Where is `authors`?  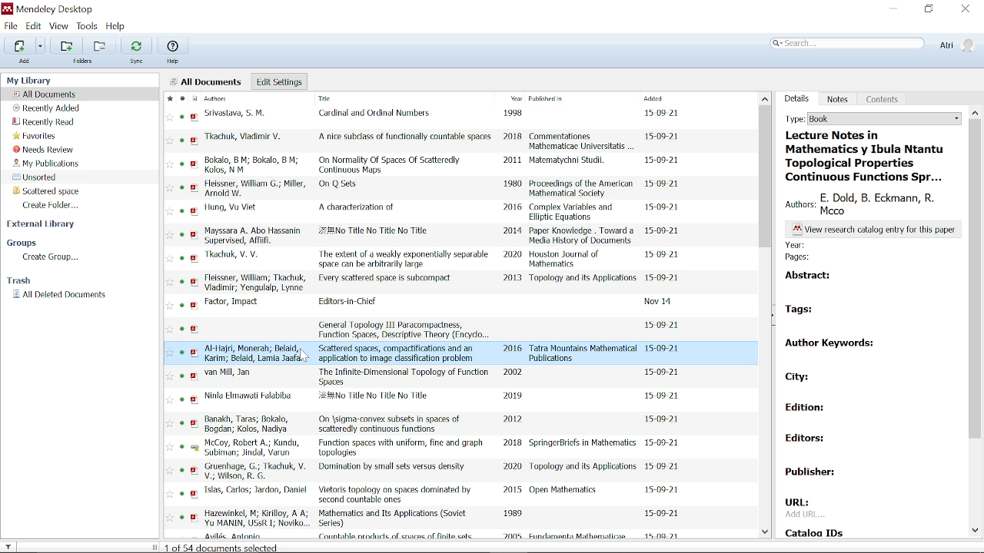
authors is located at coordinates (253, 165).